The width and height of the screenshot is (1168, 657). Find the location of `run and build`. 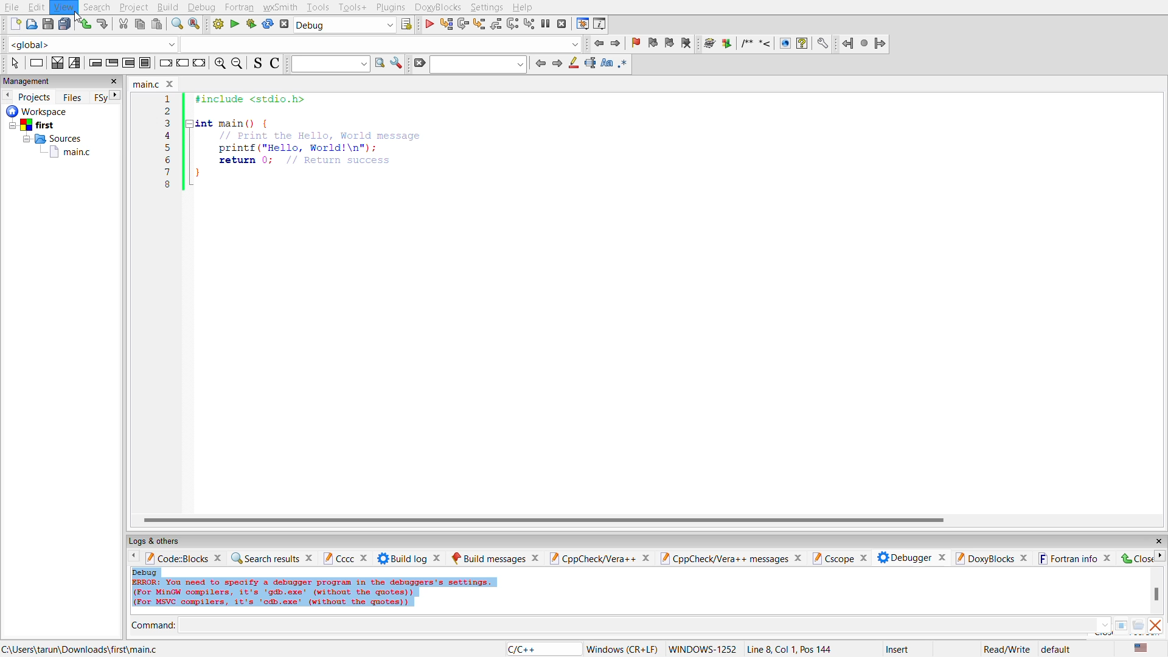

run and build is located at coordinates (250, 26).